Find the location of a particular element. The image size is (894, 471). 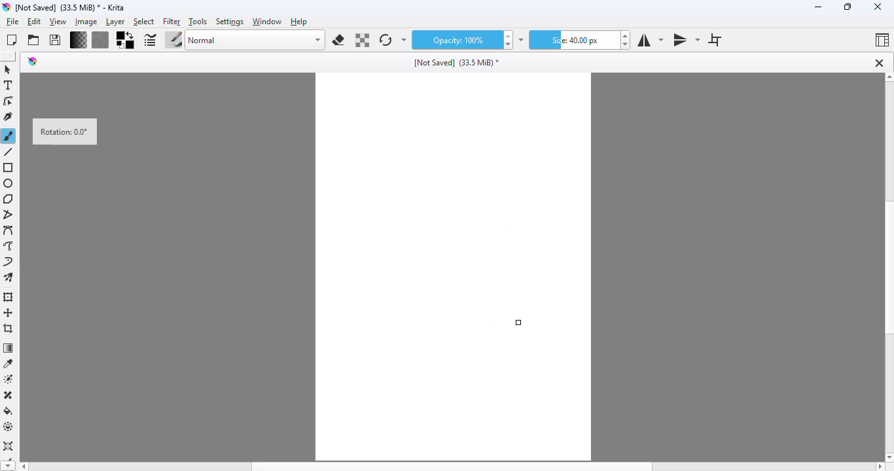

assistant tool is located at coordinates (9, 445).